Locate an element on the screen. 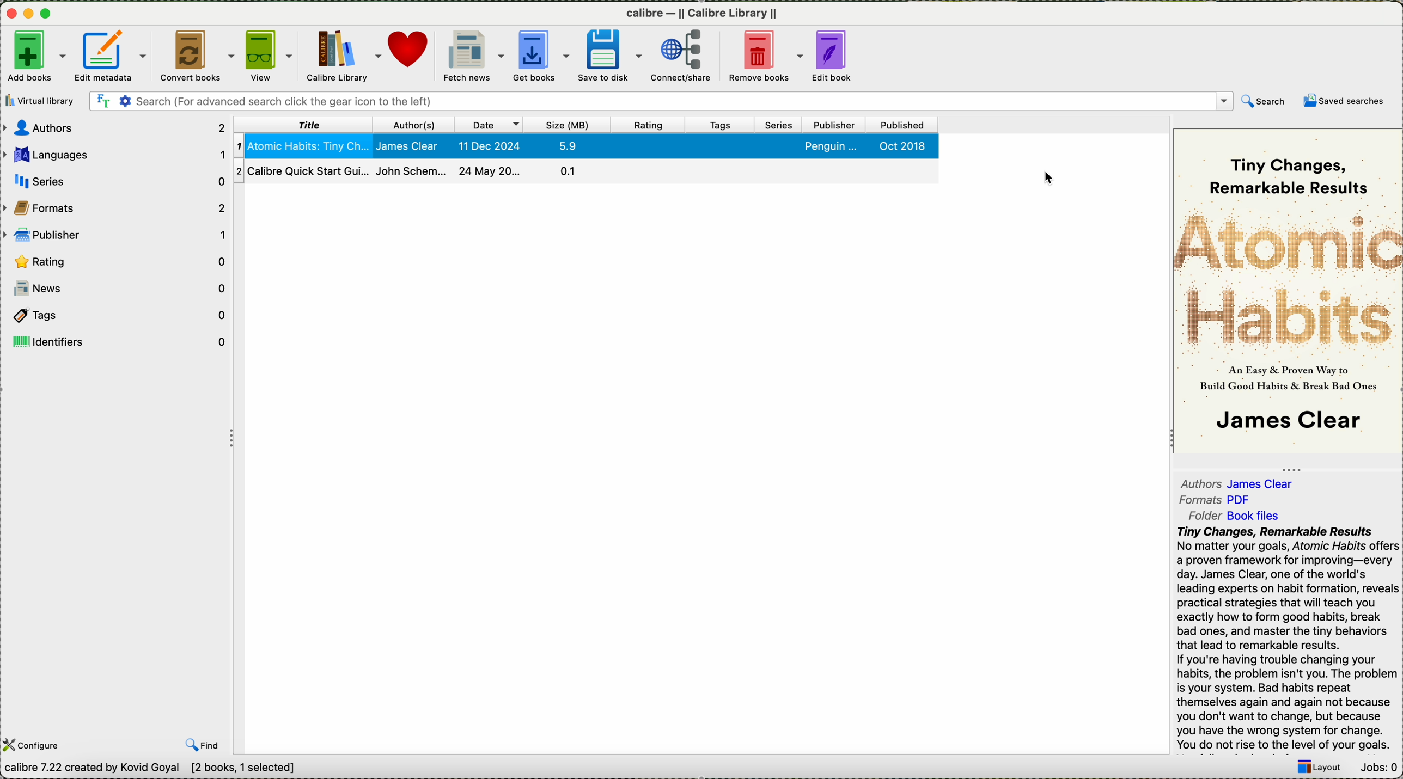  mouse is located at coordinates (1051, 178).